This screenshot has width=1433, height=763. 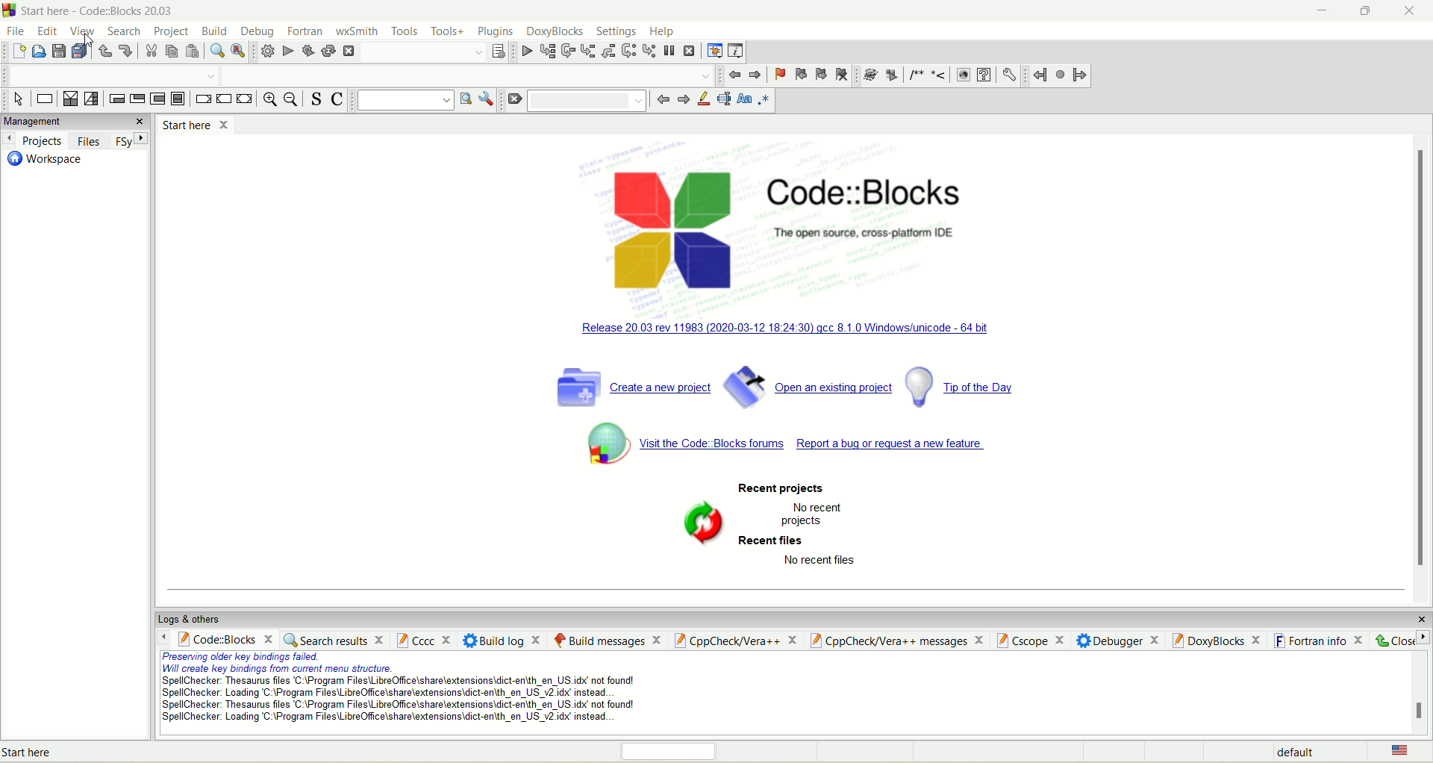 I want to click on maximize, so click(x=1364, y=13).